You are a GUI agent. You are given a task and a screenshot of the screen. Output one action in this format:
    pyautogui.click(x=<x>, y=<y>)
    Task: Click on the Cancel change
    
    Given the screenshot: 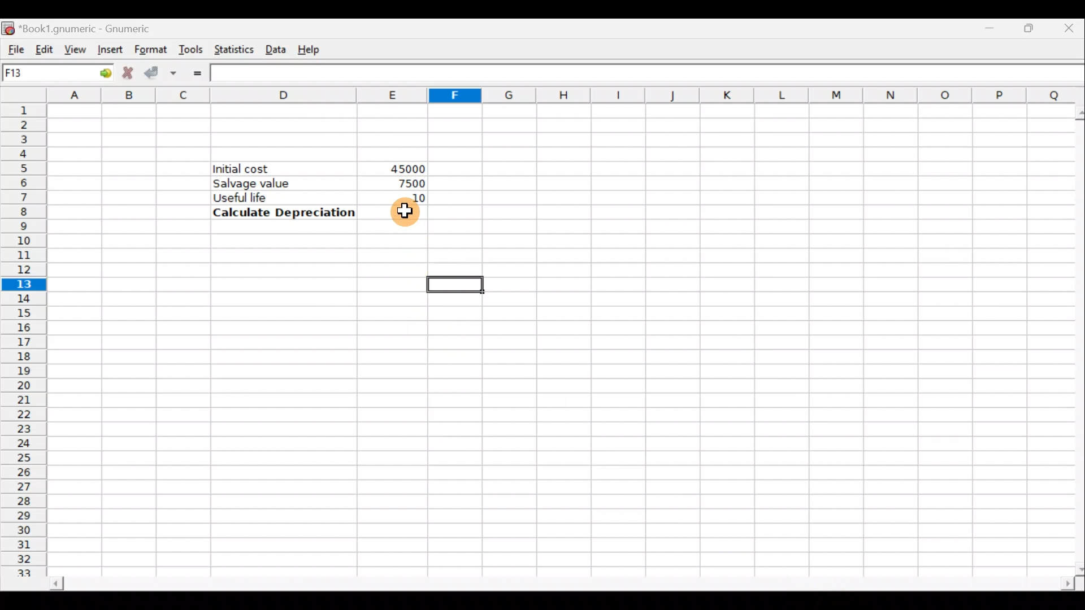 What is the action you would take?
    pyautogui.click(x=128, y=73)
    